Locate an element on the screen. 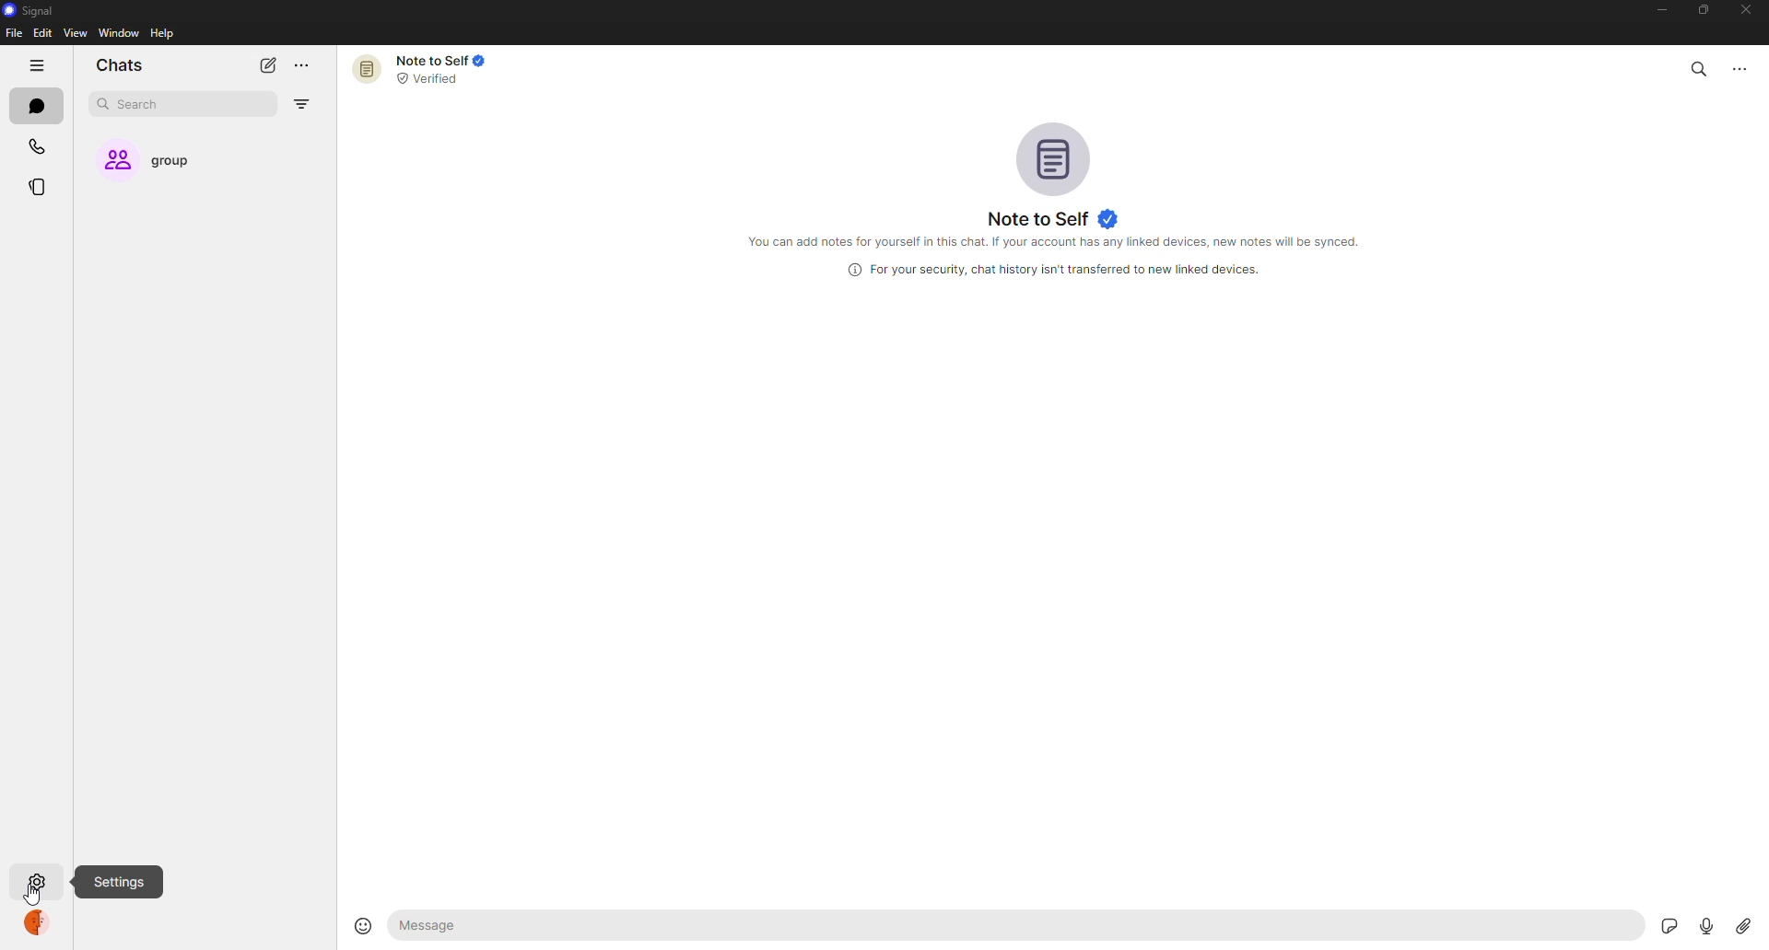 The image size is (1769, 950). search is located at coordinates (144, 105).